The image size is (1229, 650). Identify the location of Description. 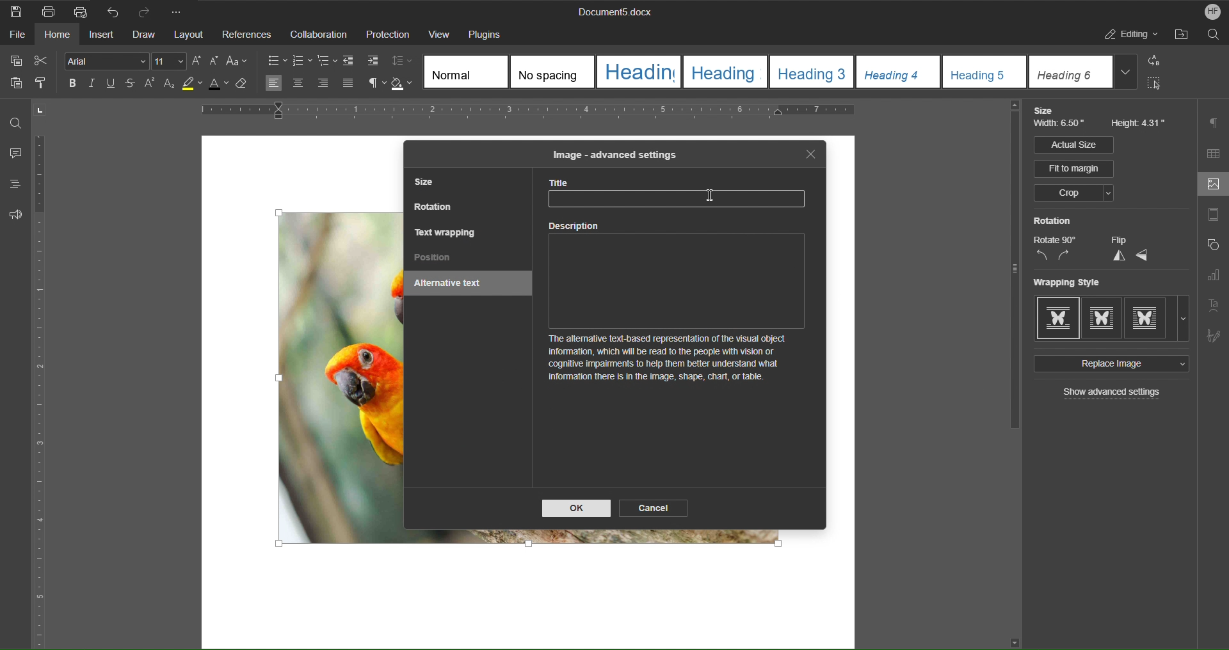
(680, 308).